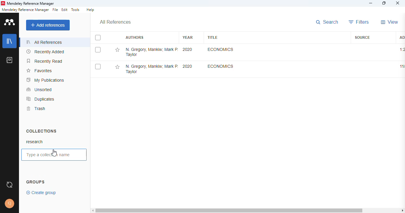  Describe the element at coordinates (98, 50) in the screenshot. I see `select` at that location.